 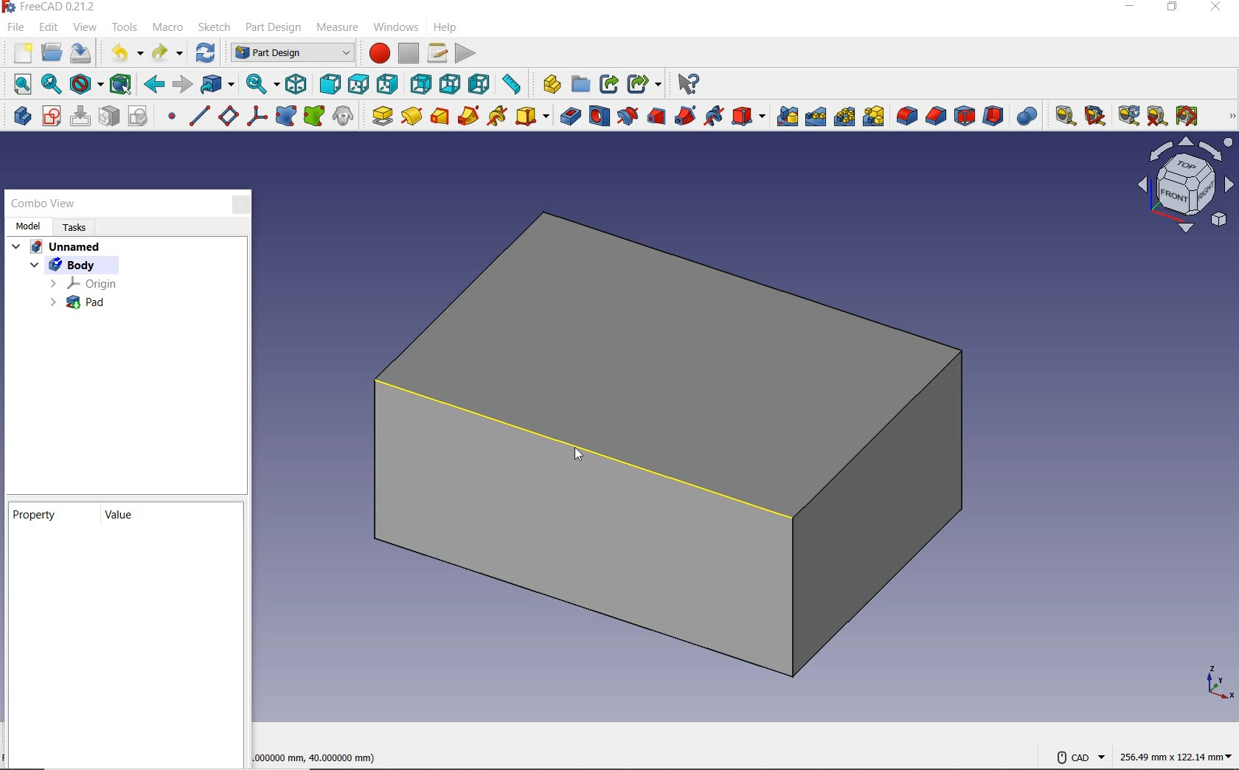 I want to click on measure linear, so click(x=1062, y=115).